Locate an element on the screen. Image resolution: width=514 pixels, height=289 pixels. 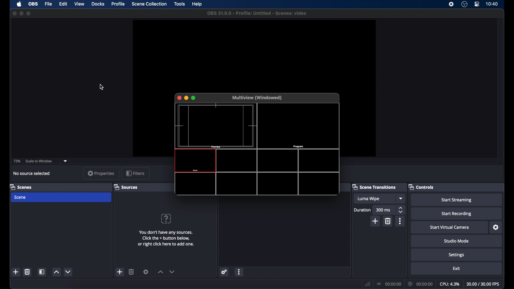
add is located at coordinates (375, 221).